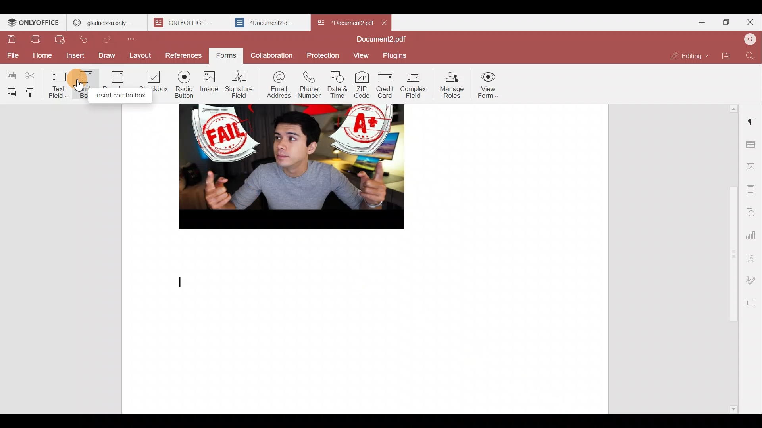 The image size is (762, 428). Describe the element at coordinates (414, 86) in the screenshot. I see `Complex field` at that location.